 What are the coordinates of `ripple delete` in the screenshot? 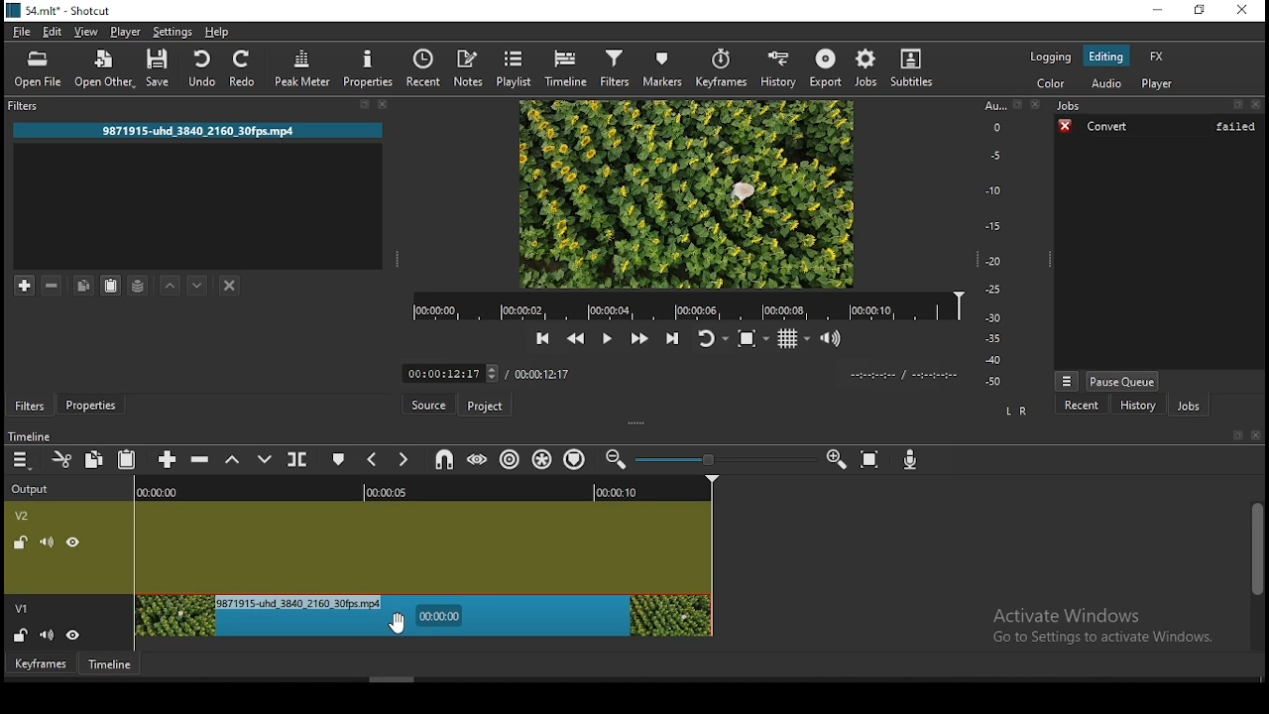 It's located at (200, 460).